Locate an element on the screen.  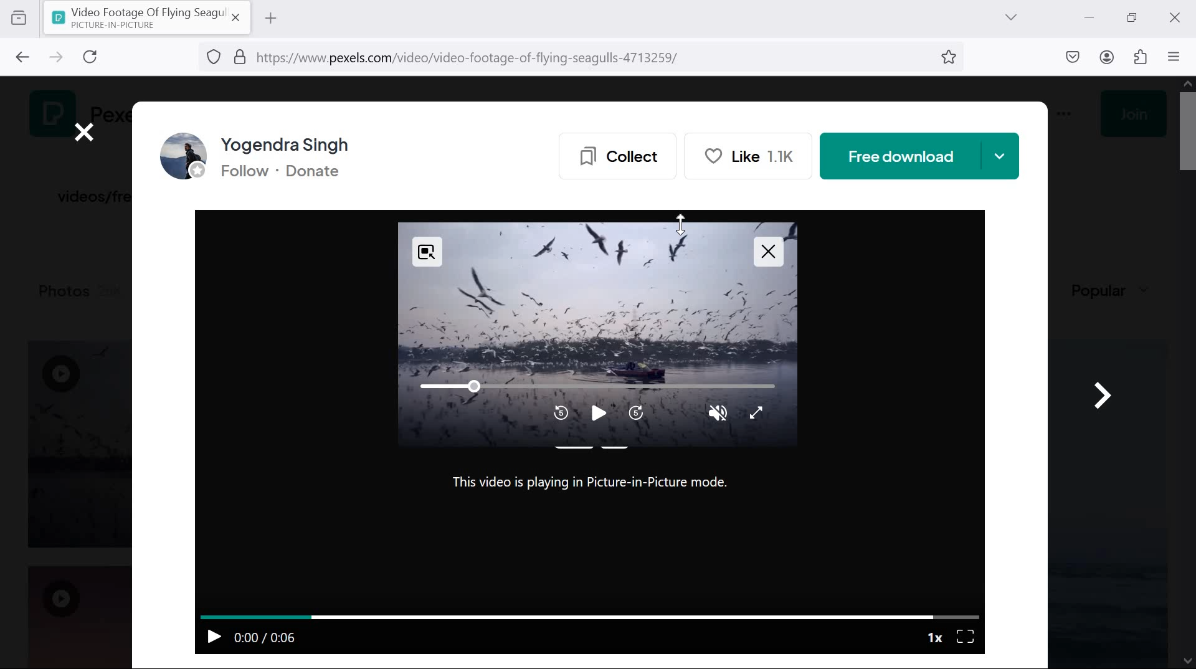
Video Footage Of Flying Seagu is located at coordinates (136, 17).